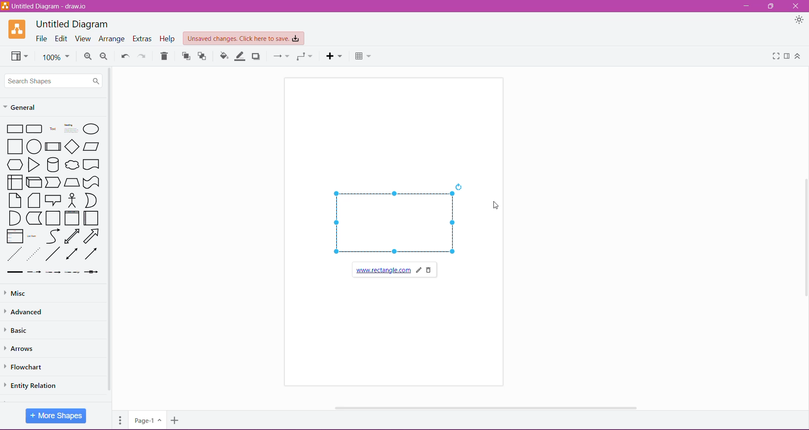 The height and width of the screenshot is (430, 809). Describe the element at coordinates (56, 56) in the screenshot. I see `Zoom` at that location.